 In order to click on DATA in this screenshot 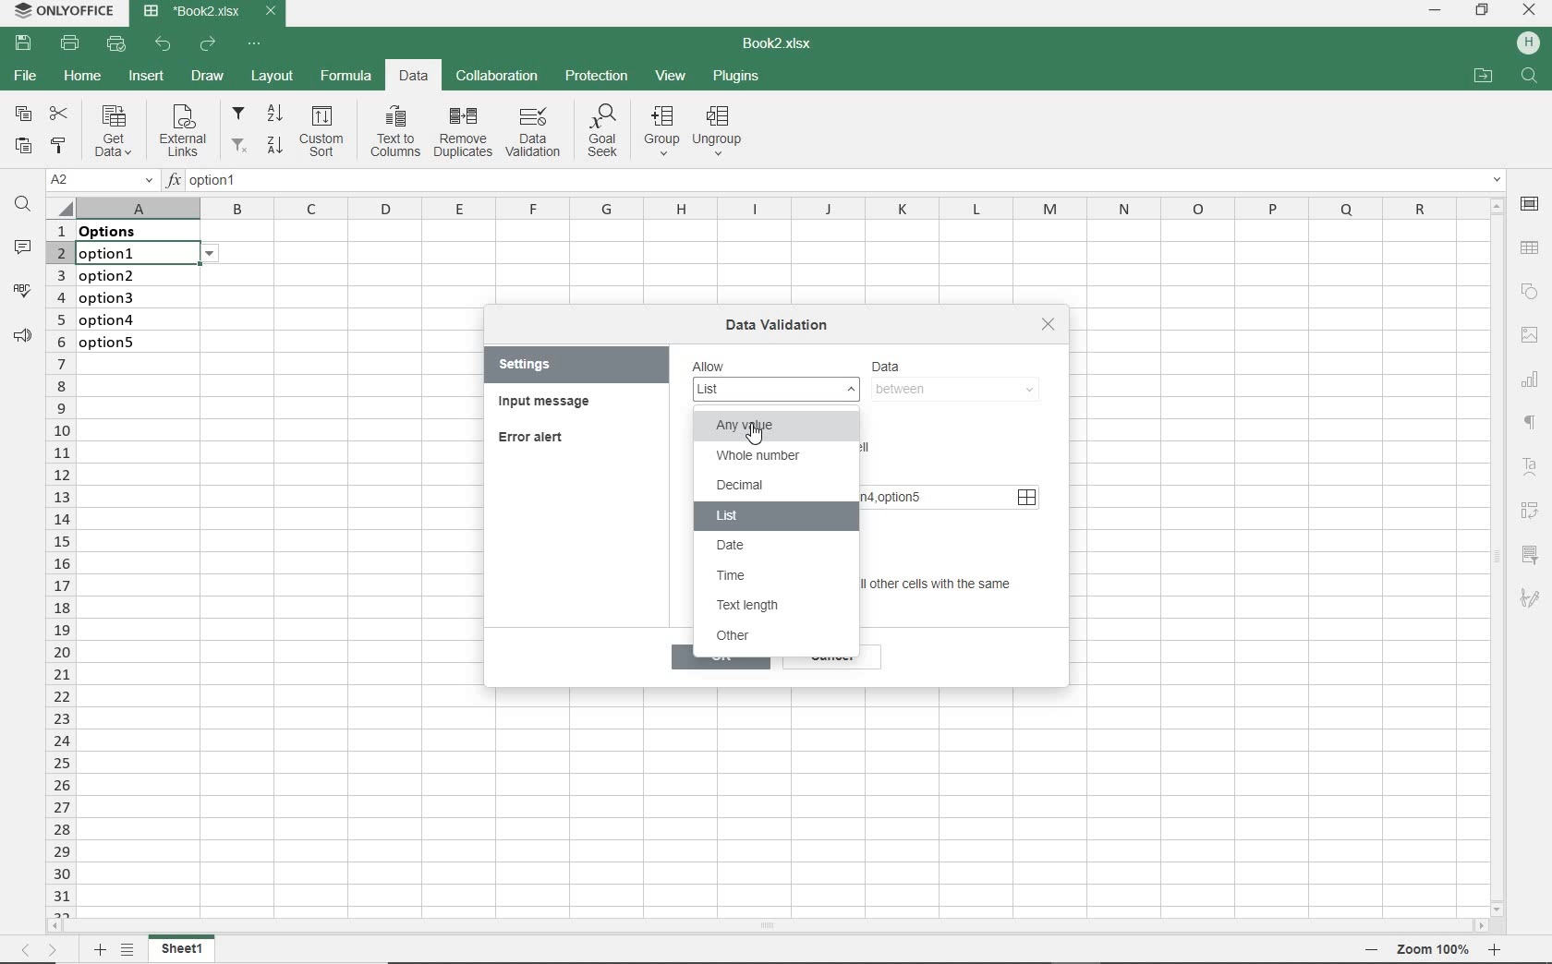, I will do `click(416, 78)`.